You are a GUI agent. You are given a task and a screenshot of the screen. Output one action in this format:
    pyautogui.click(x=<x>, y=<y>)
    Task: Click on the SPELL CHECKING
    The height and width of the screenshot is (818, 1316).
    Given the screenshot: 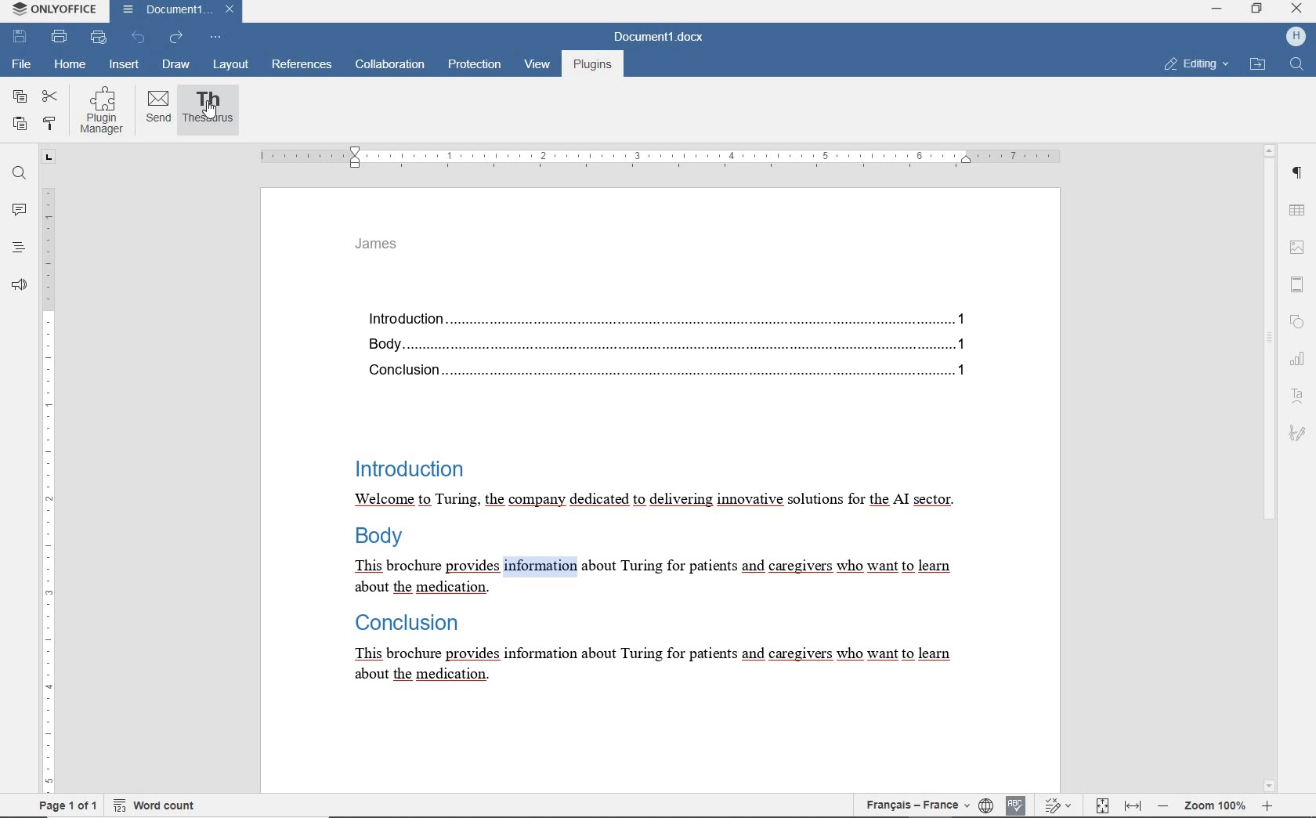 What is the action you would take?
    pyautogui.click(x=1017, y=805)
    